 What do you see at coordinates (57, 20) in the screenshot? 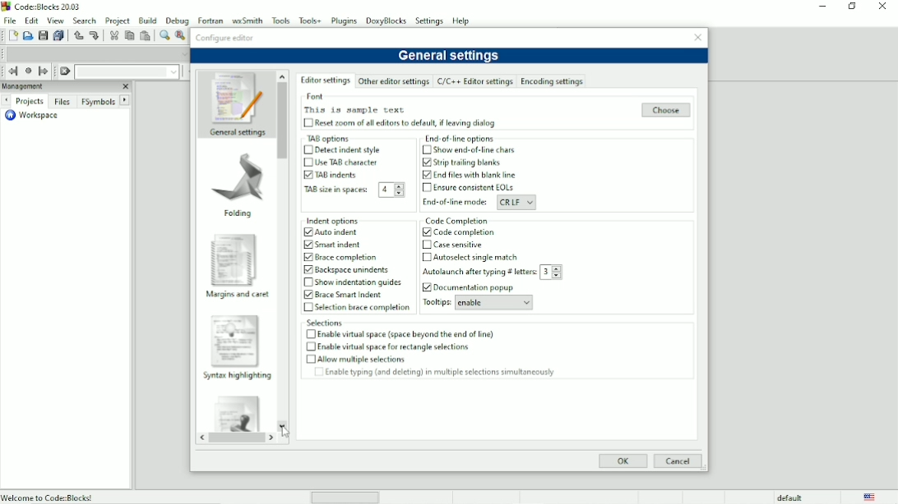
I see `View` at bounding box center [57, 20].